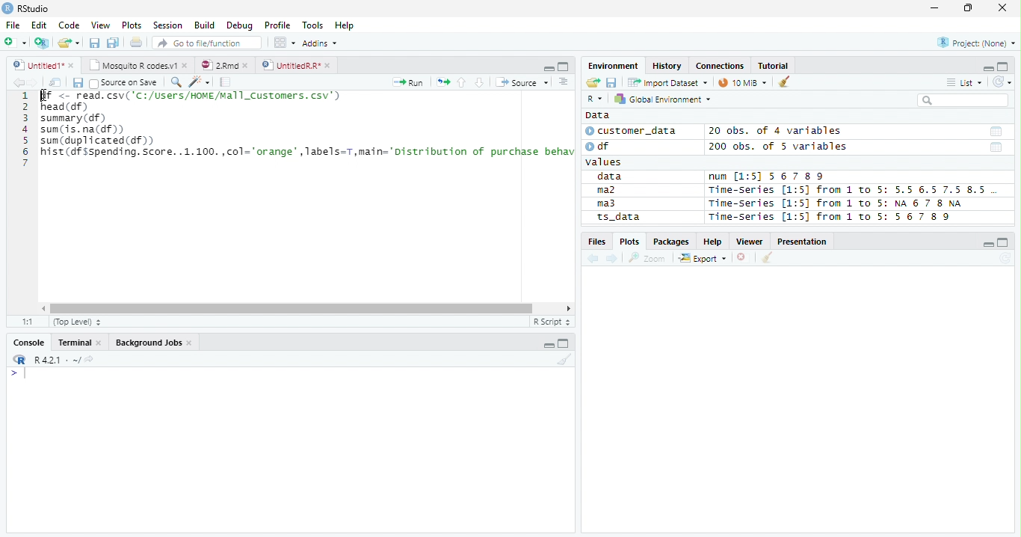 The width and height of the screenshot is (1021, 537). Describe the element at coordinates (132, 25) in the screenshot. I see `Plots` at that location.